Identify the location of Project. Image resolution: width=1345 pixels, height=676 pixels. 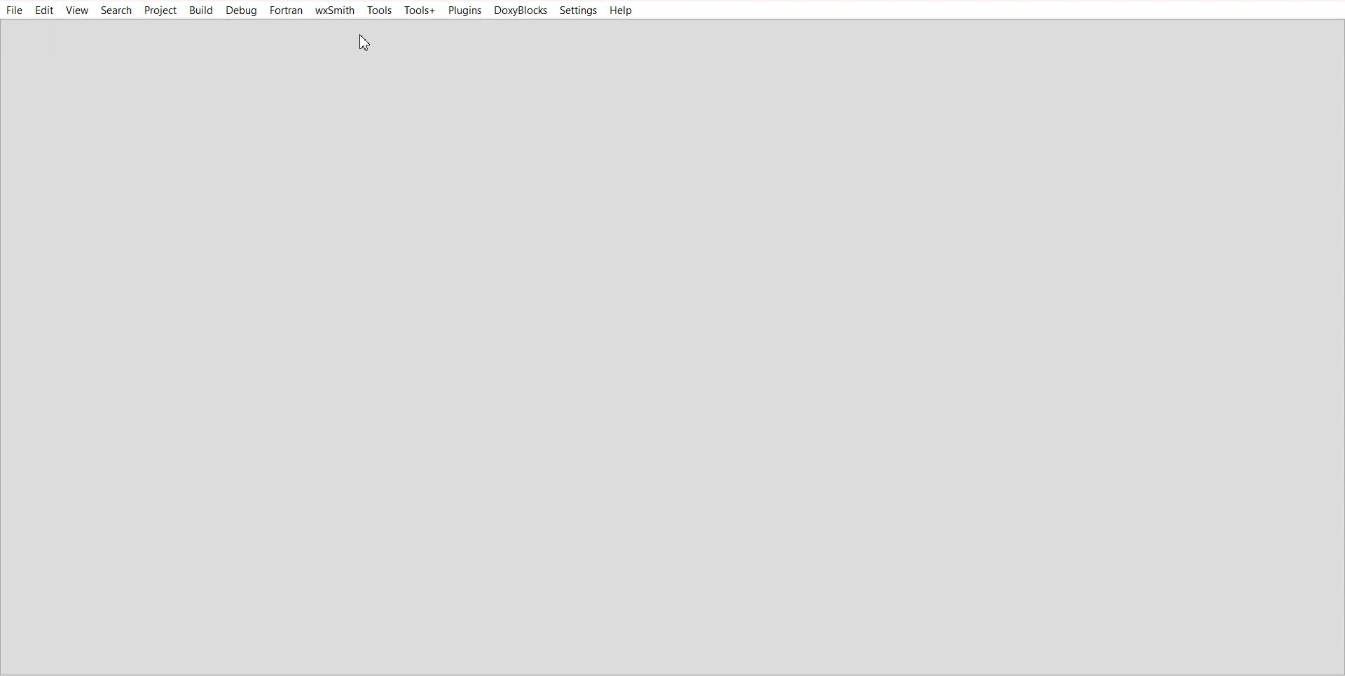
(161, 11).